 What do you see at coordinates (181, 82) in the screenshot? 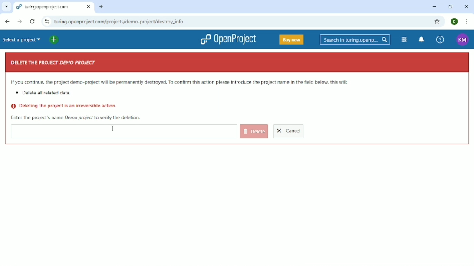
I see `If you continue the project demo-project will be permanently destroyed. To confirm this action please introduce the project name below. This will:` at bounding box center [181, 82].